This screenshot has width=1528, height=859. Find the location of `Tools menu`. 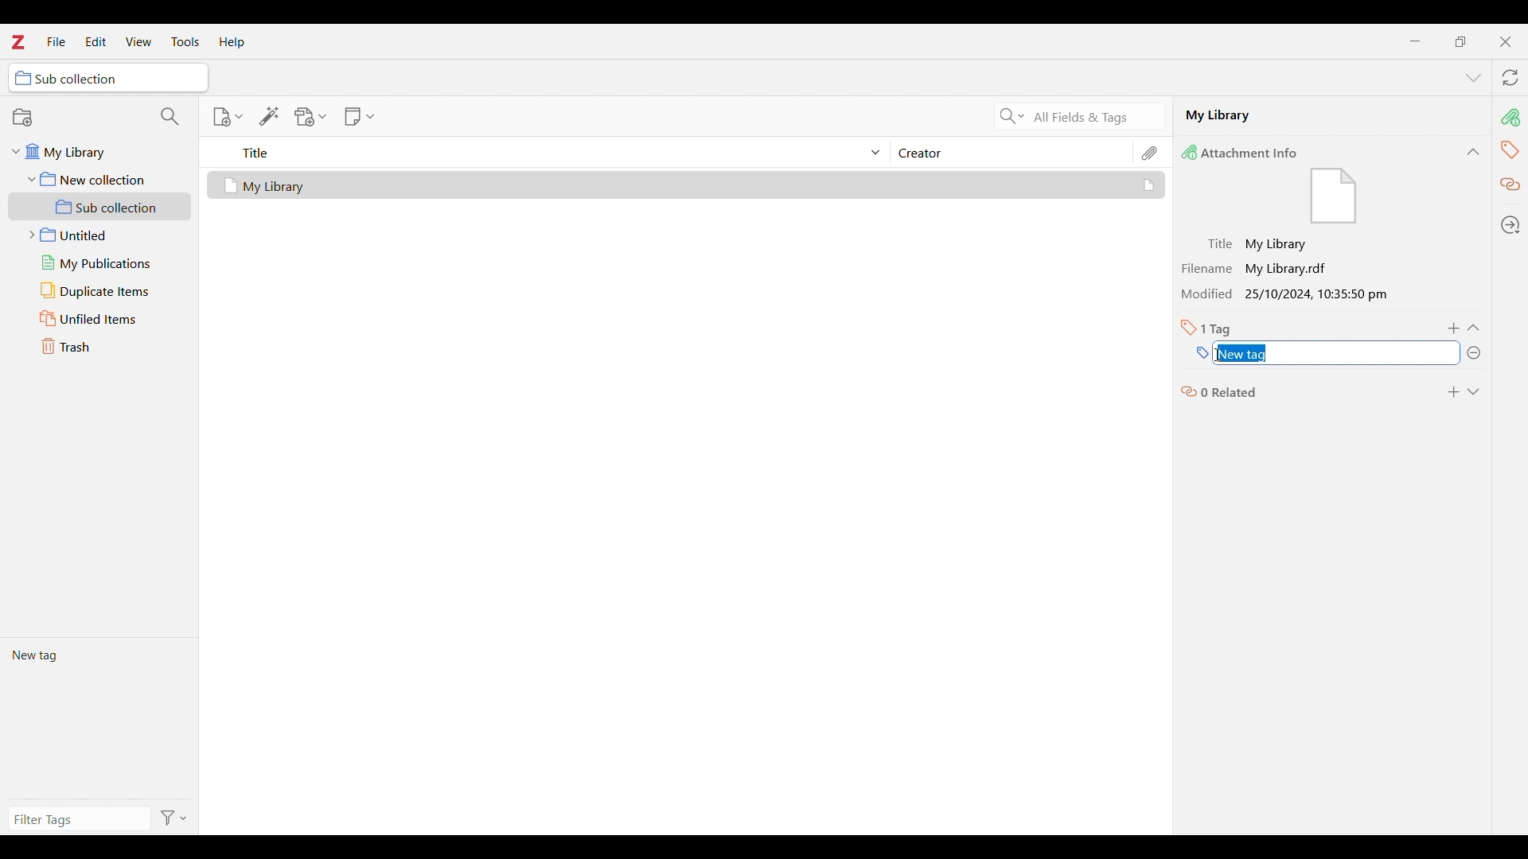

Tools menu is located at coordinates (185, 41).